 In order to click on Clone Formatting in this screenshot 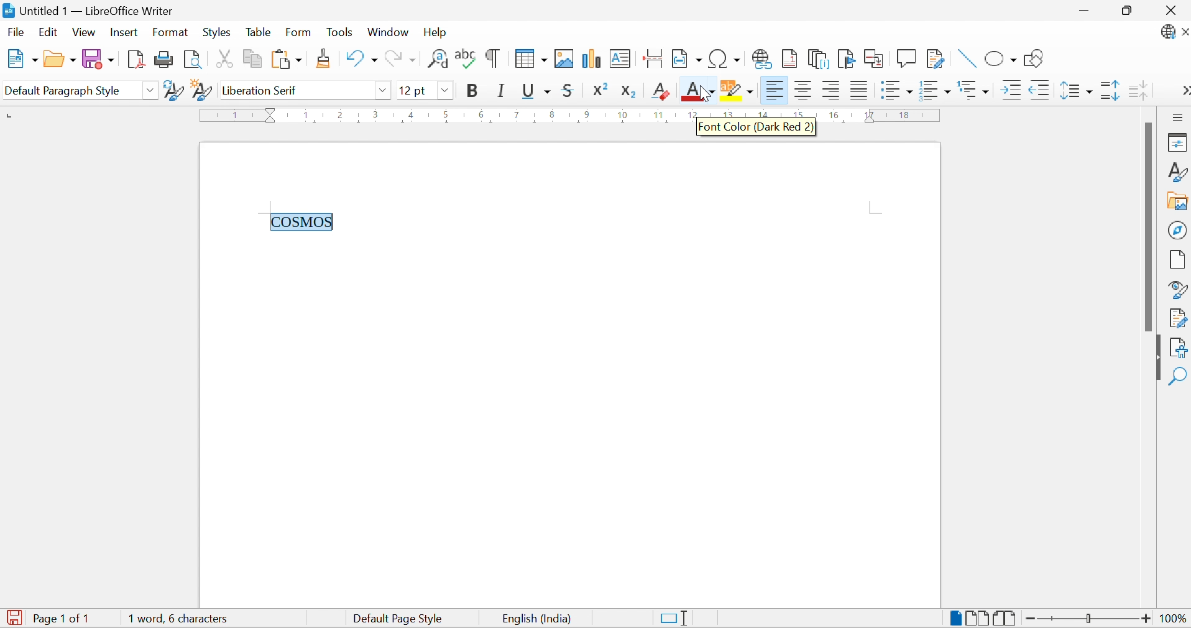, I will do `click(325, 58)`.